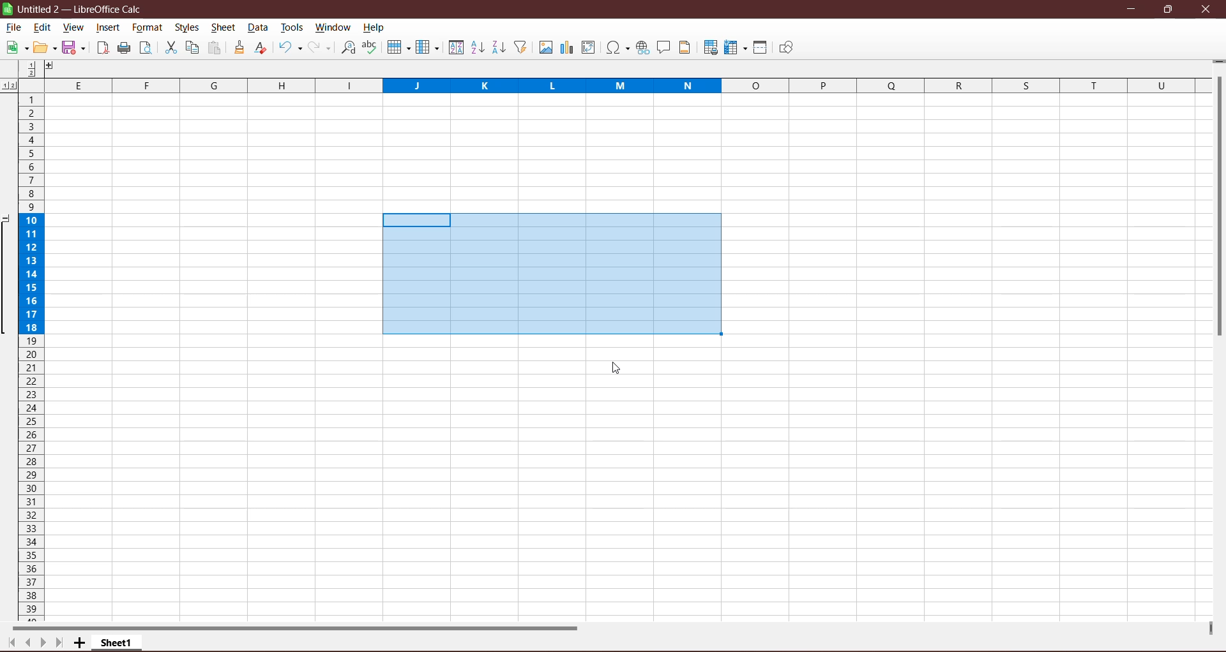  I want to click on Insert Poll, so click(566, 47).